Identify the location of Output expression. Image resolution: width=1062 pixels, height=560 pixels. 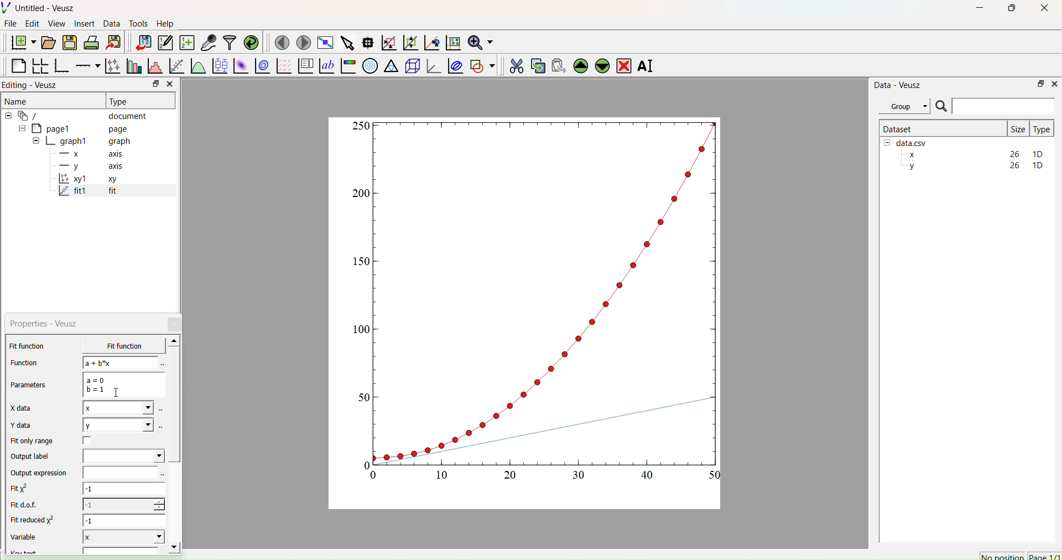
(42, 474).